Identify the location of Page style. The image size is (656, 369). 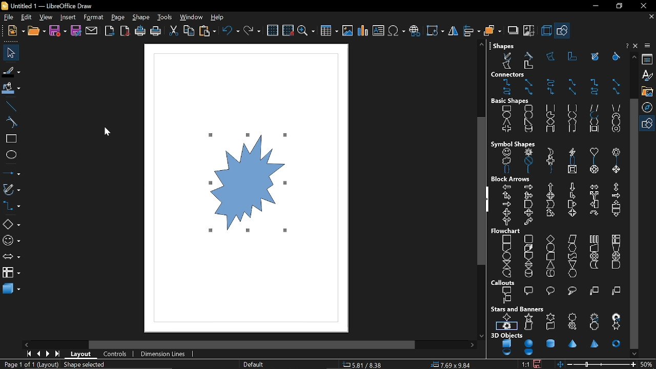
(254, 364).